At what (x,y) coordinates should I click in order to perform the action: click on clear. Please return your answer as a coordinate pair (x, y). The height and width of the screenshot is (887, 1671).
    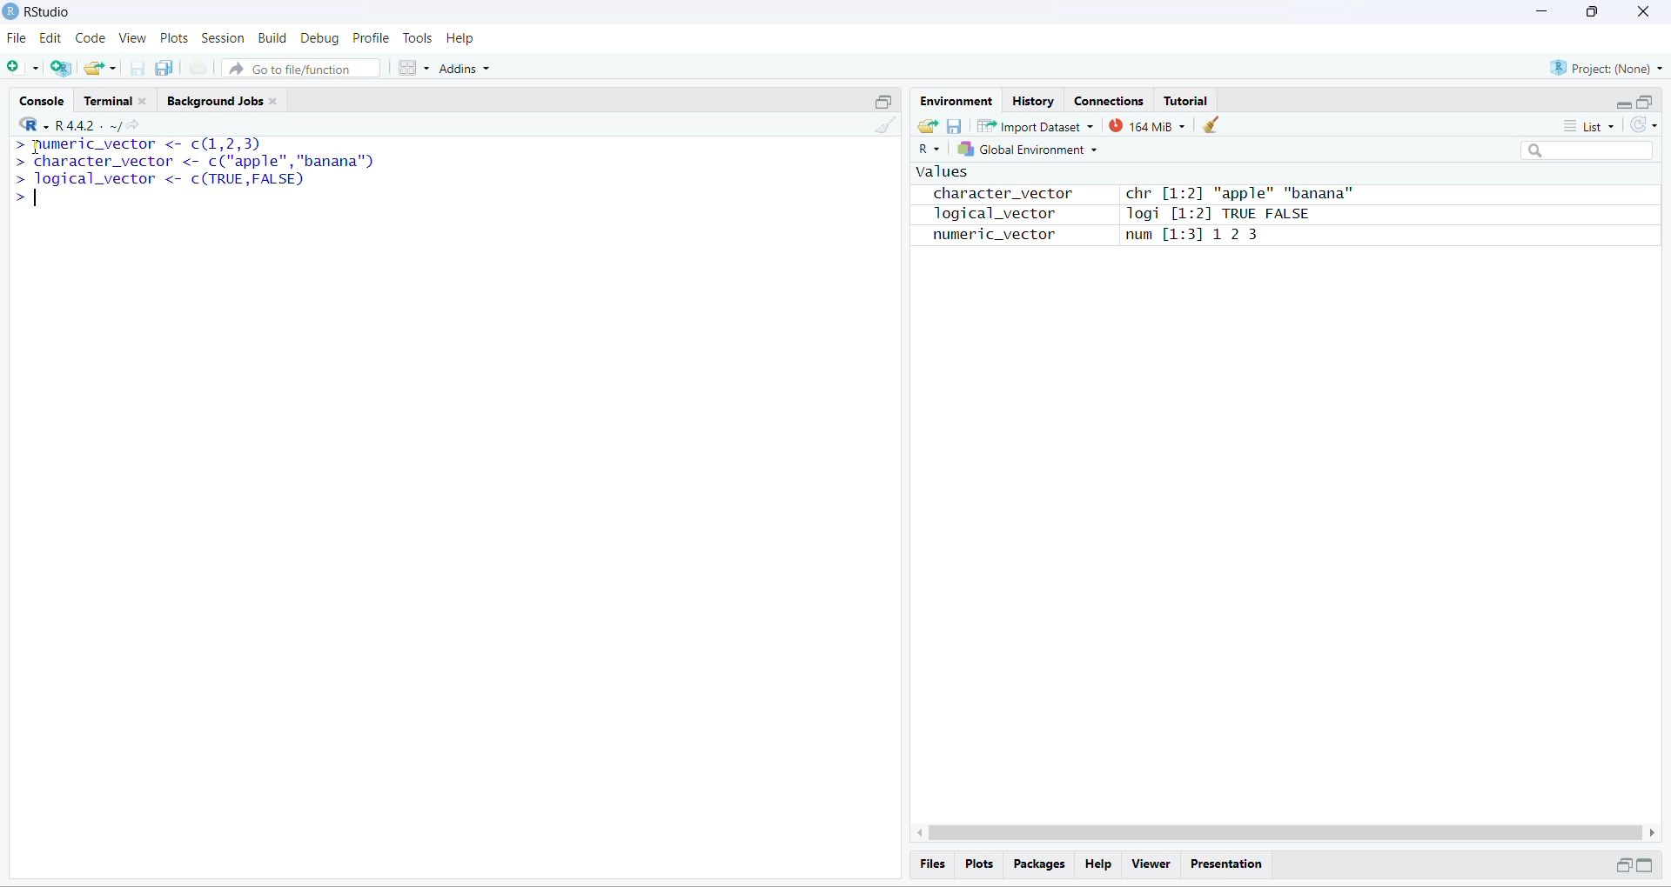
    Looking at the image, I should click on (1213, 124).